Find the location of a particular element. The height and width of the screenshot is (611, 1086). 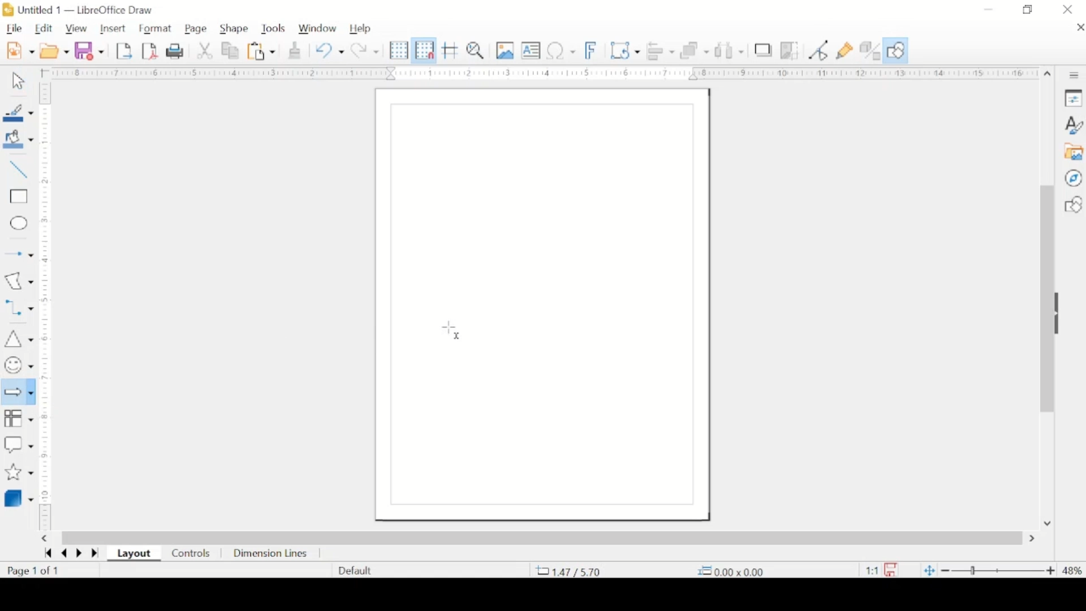

insert line is located at coordinates (19, 169).